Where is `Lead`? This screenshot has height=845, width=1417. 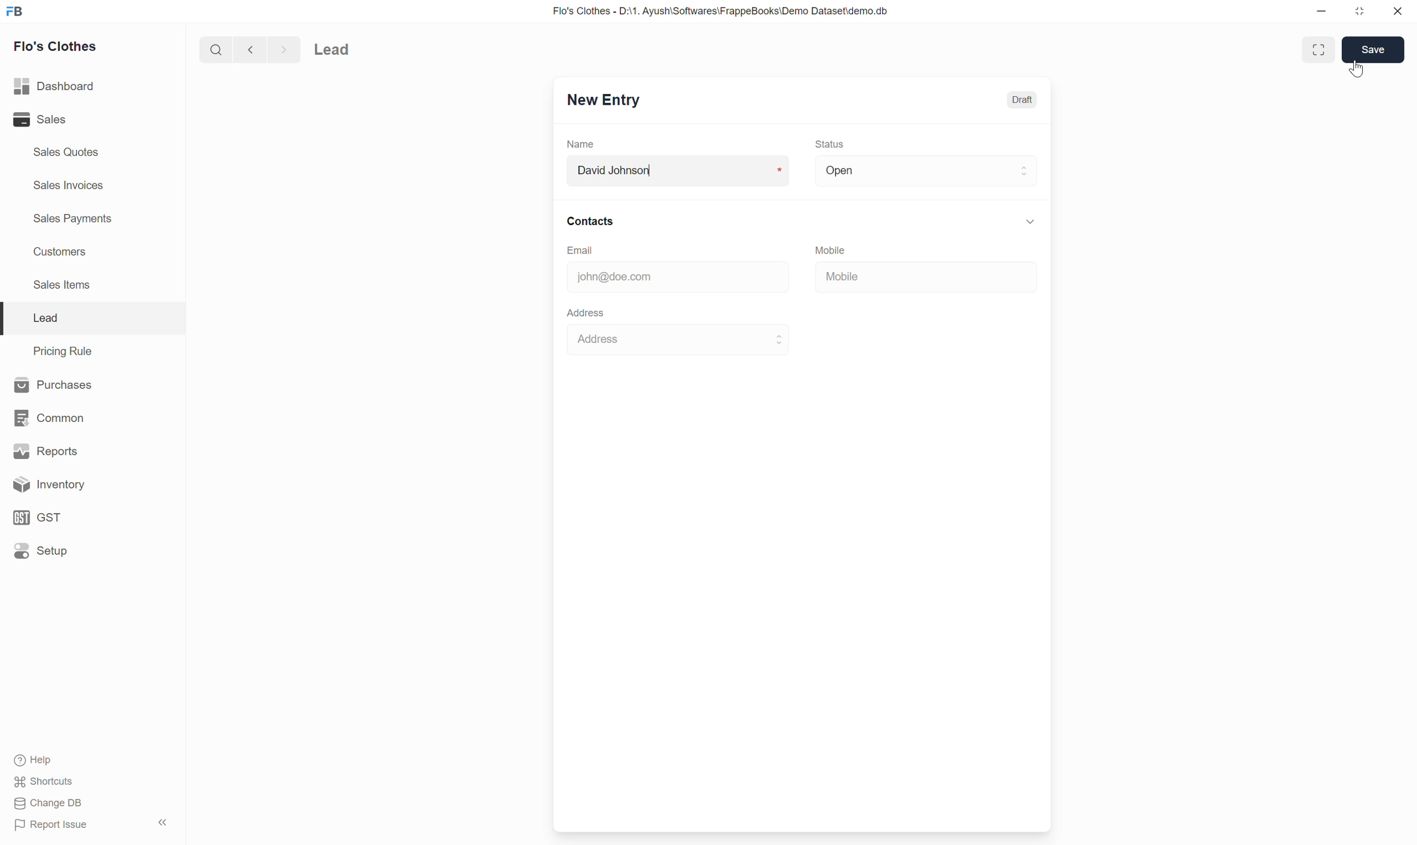
Lead is located at coordinates (364, 48).